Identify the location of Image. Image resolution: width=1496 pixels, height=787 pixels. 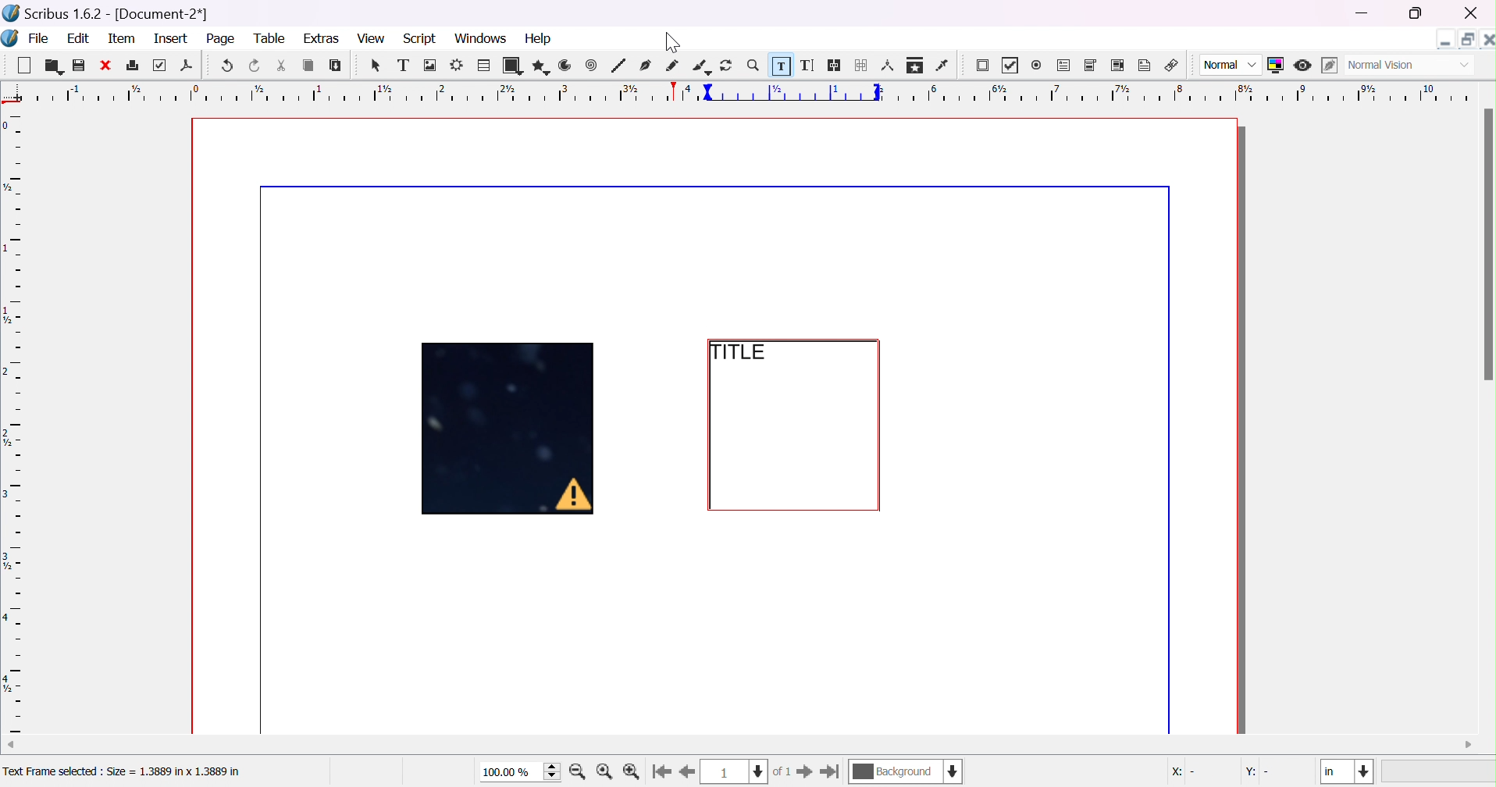
(511, 431).